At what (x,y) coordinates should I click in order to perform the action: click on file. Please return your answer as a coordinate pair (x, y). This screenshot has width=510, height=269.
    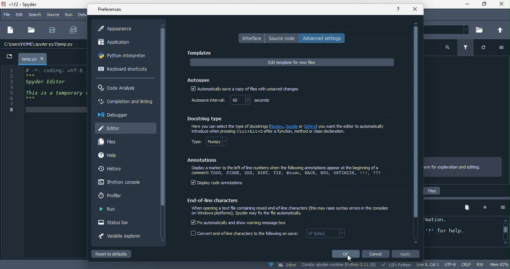
    Looking at the image, I should click on (7, 15).